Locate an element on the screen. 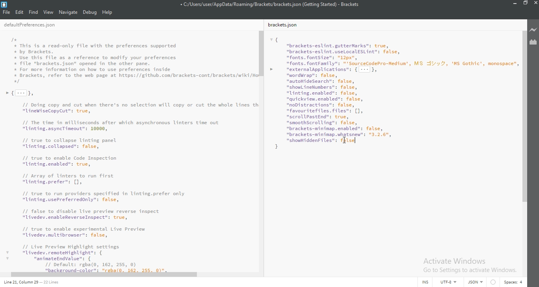 Image resolution: width=539 pixels, height=287 pixels. debug is located at coordinates (90, 12).